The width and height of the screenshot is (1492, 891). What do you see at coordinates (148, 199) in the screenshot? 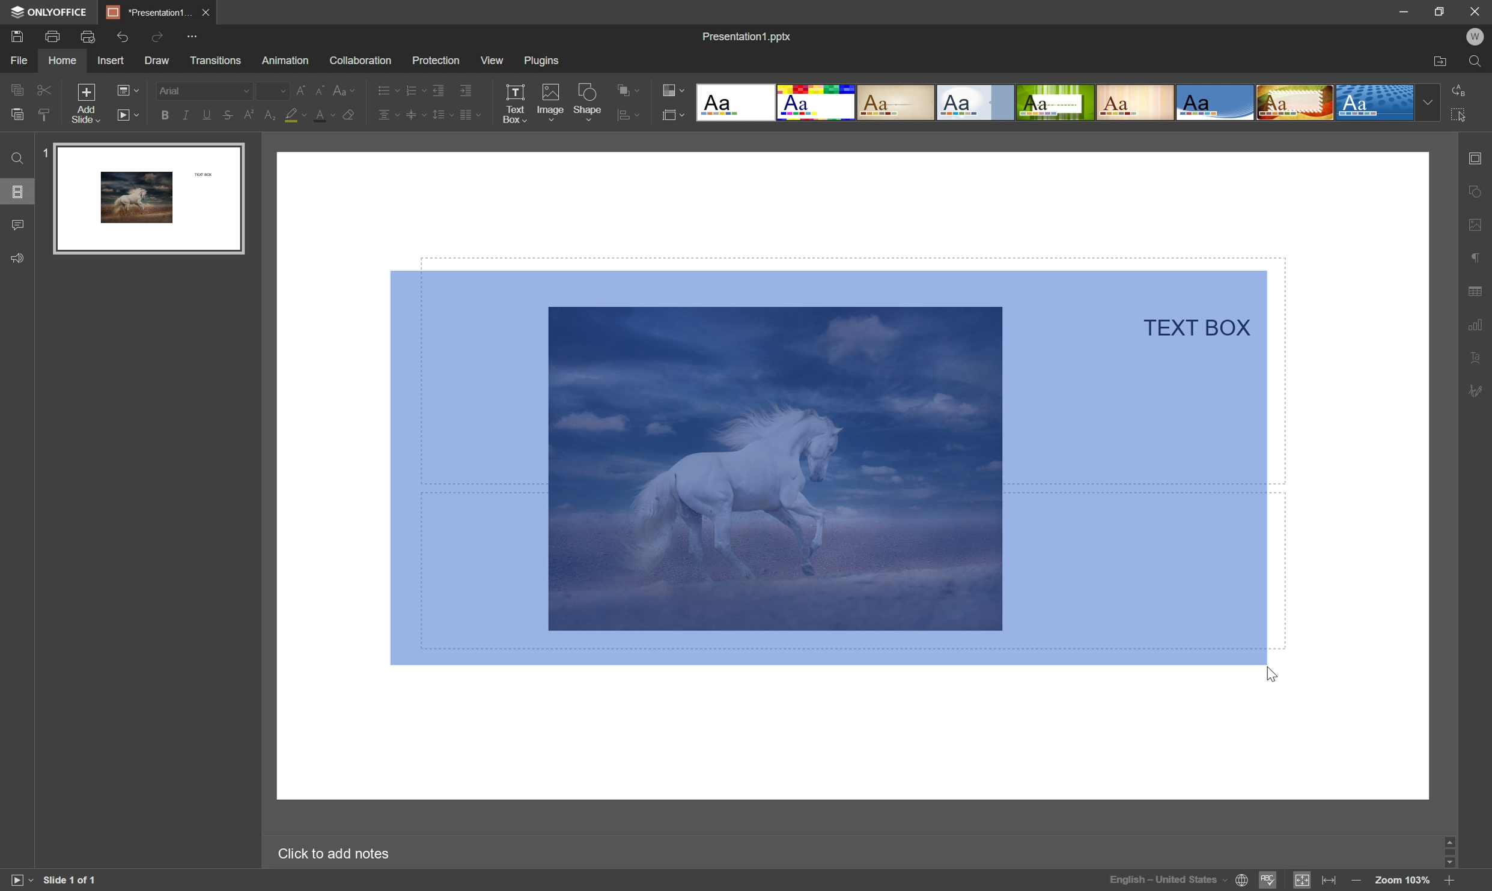
I see `slide` at bounding box center [148, 199].